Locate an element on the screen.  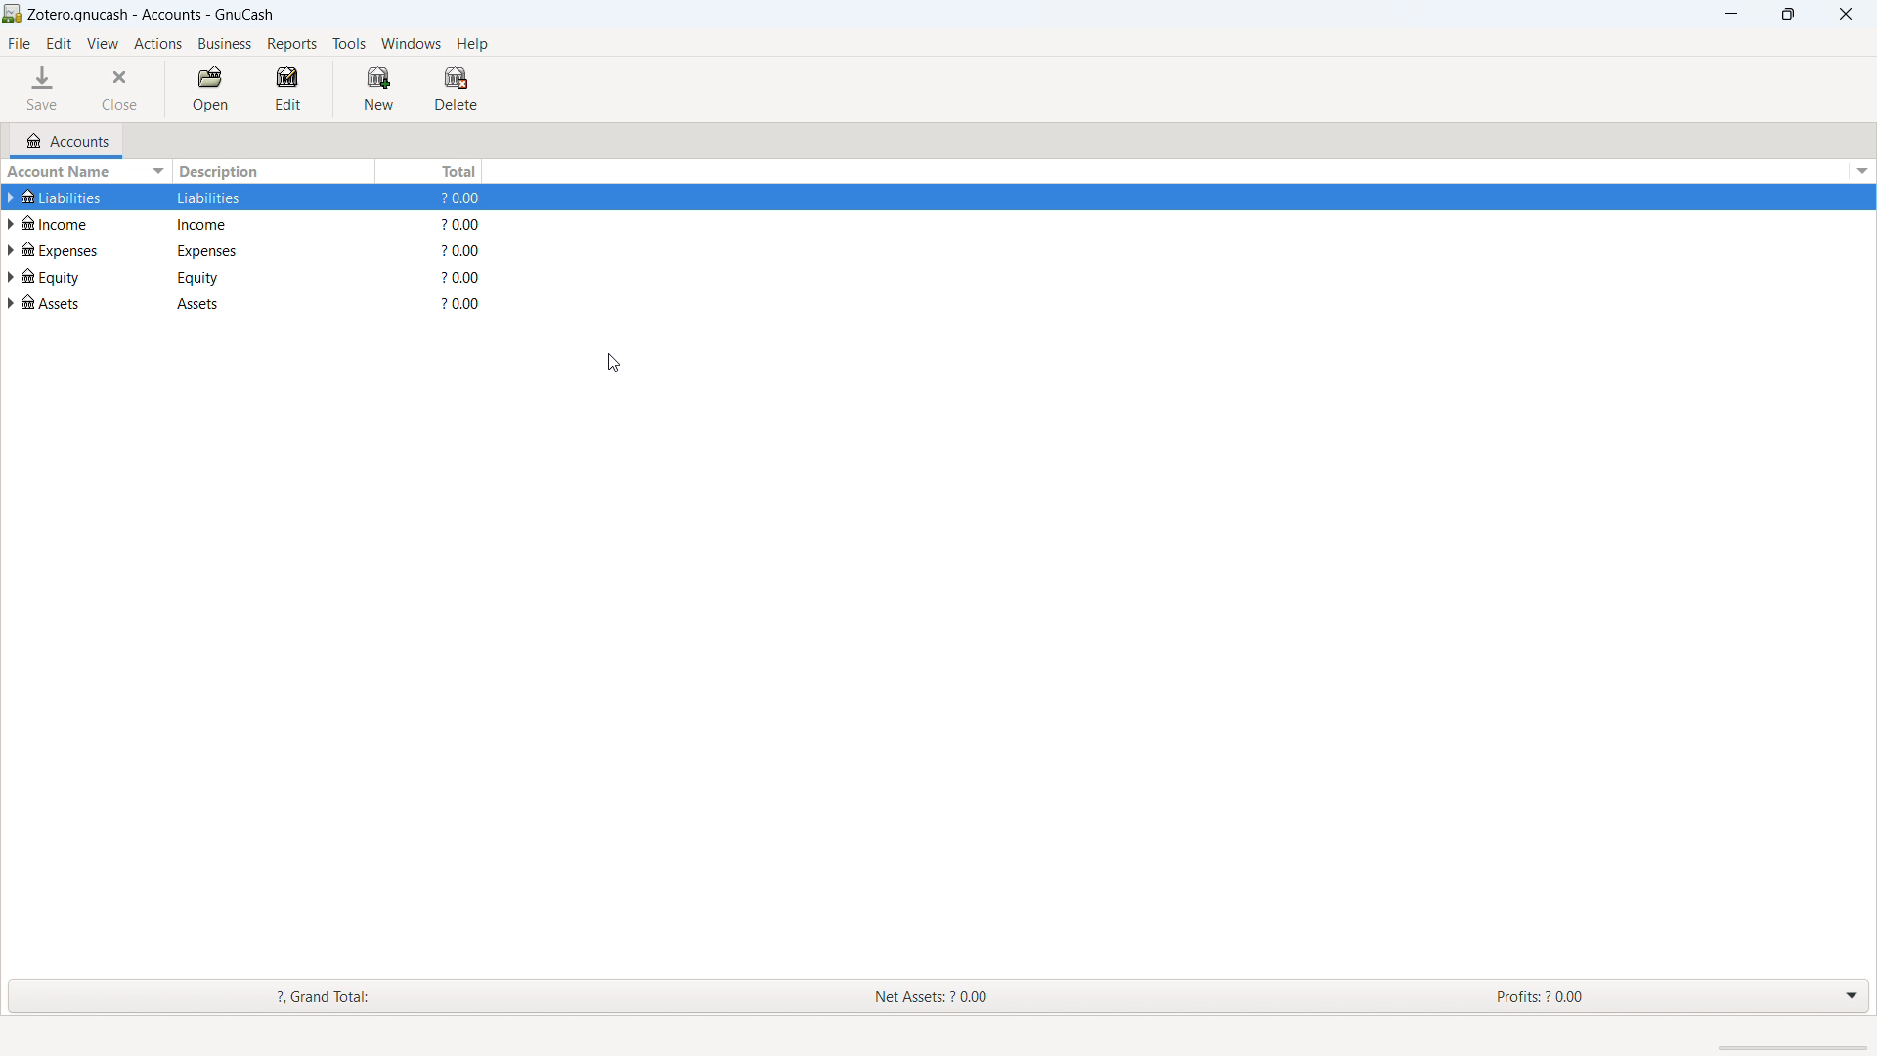
help is located at coordinates (472, 43).